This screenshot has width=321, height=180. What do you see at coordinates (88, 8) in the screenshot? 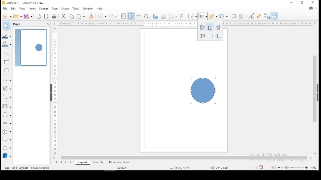
I see `window` at bounding box center [88, 8].